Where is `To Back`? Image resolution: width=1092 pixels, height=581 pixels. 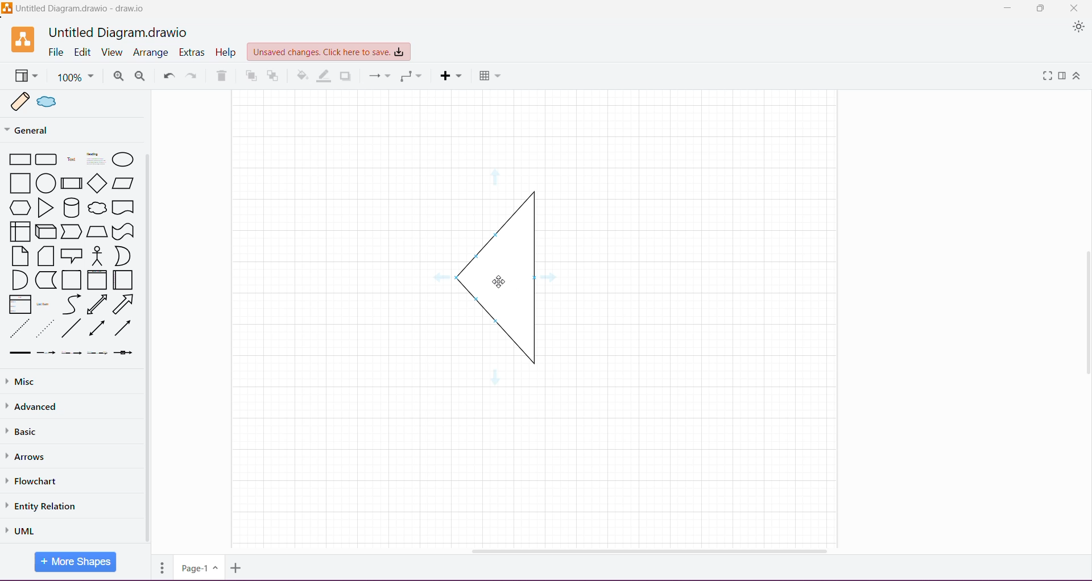 To Back is located at coordinates (273, 76).